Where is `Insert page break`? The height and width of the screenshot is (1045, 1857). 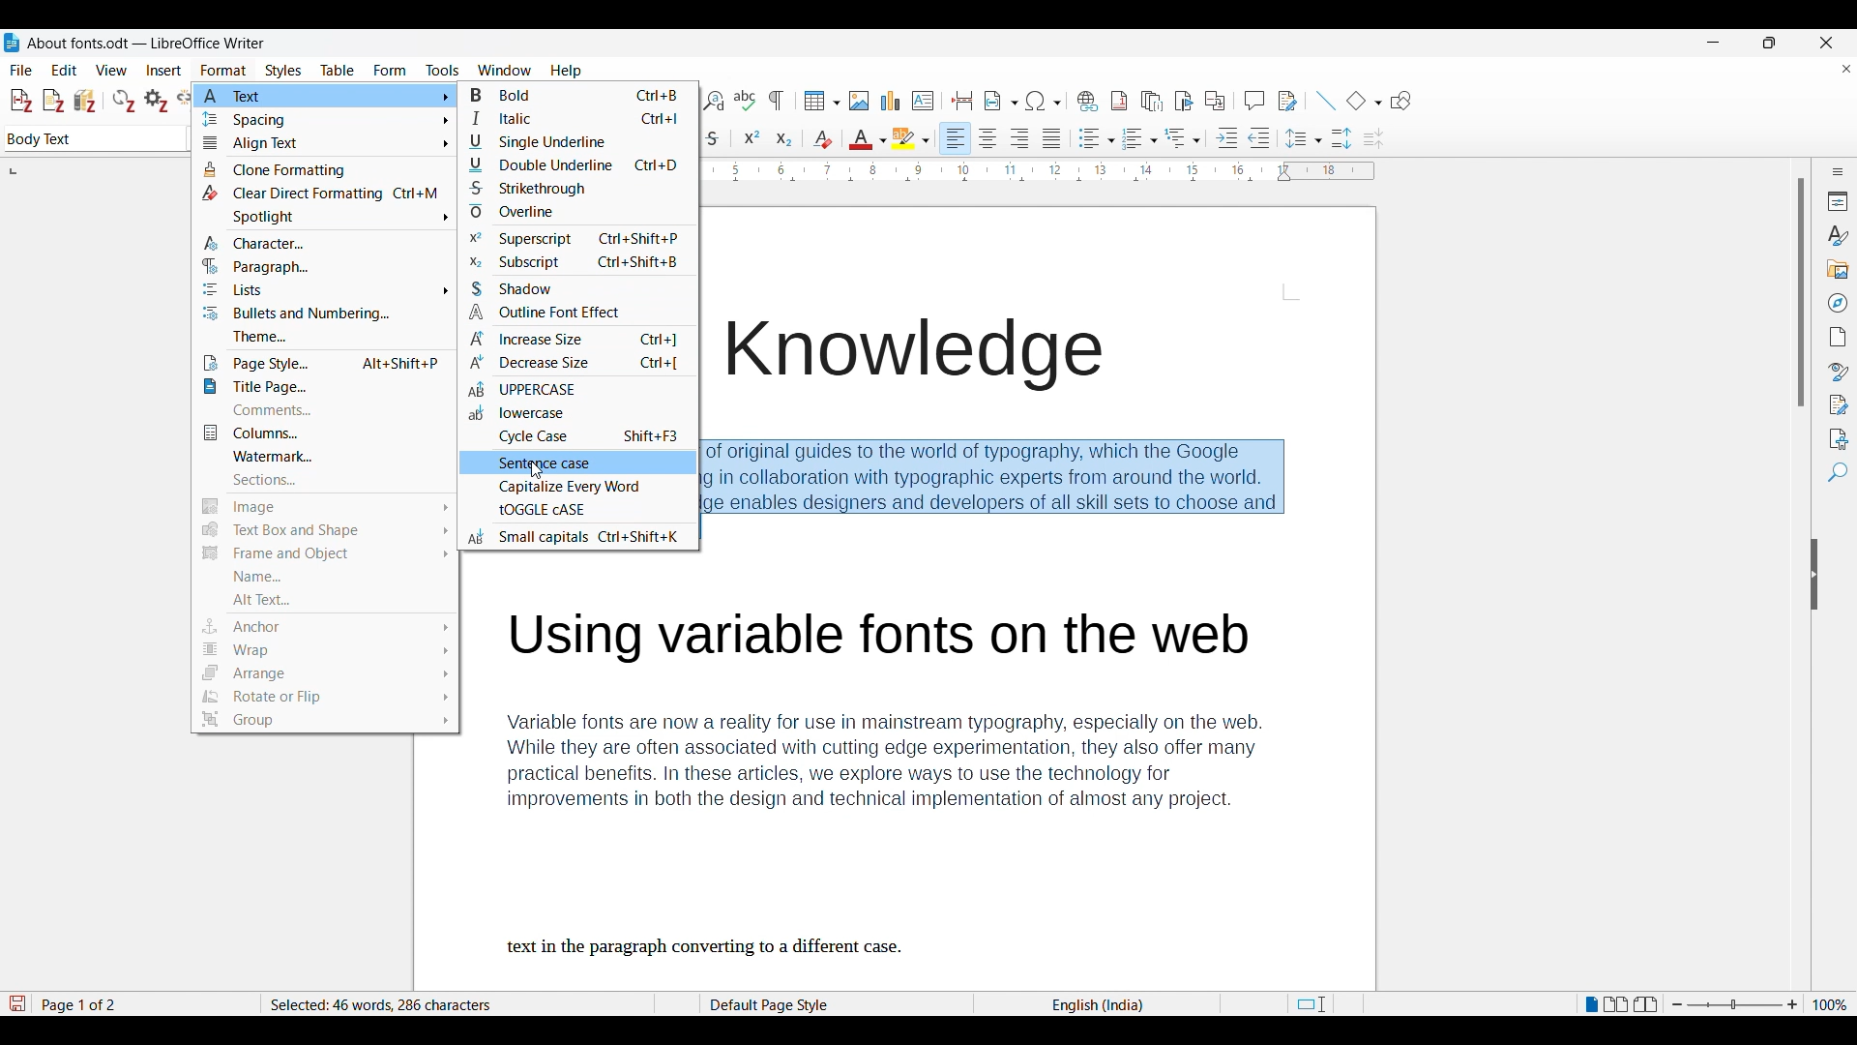 Insert page break is located at coordinates (961, 101).